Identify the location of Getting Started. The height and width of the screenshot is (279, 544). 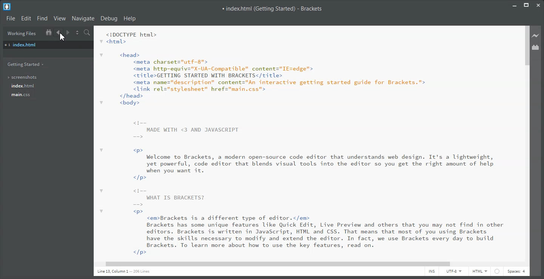
(29, 64).